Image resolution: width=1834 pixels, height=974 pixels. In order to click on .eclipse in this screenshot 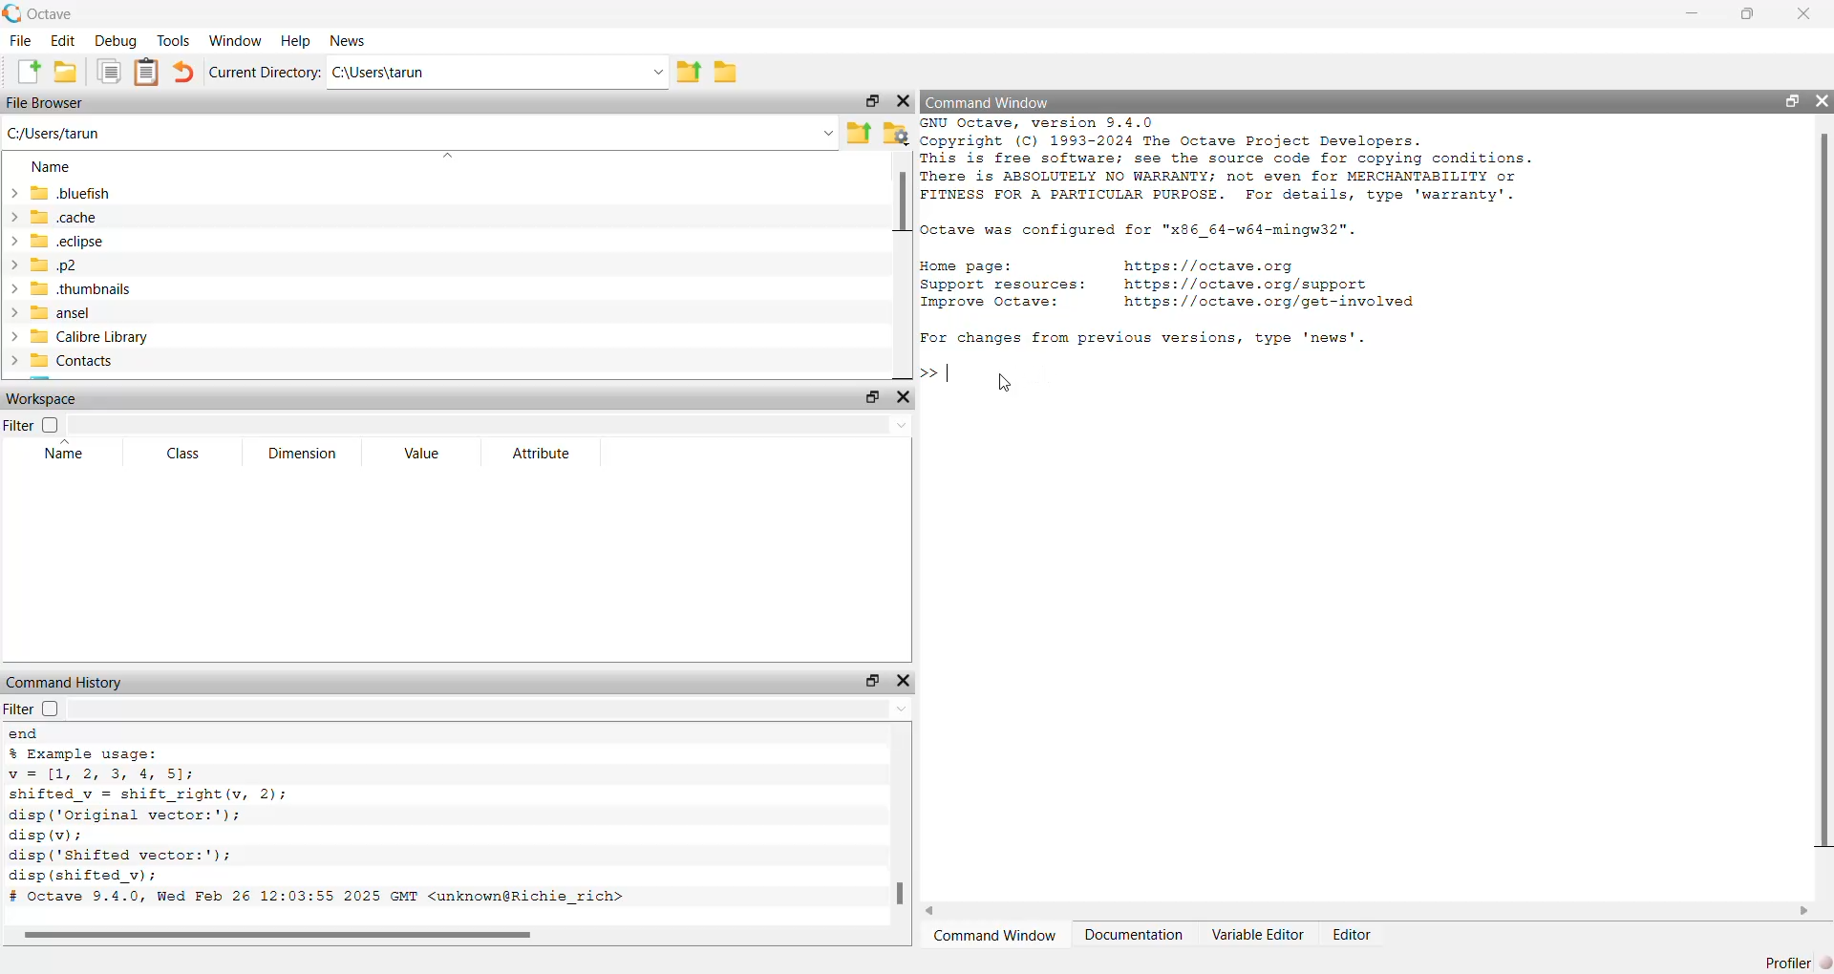, I will do `click(125, 242)`.